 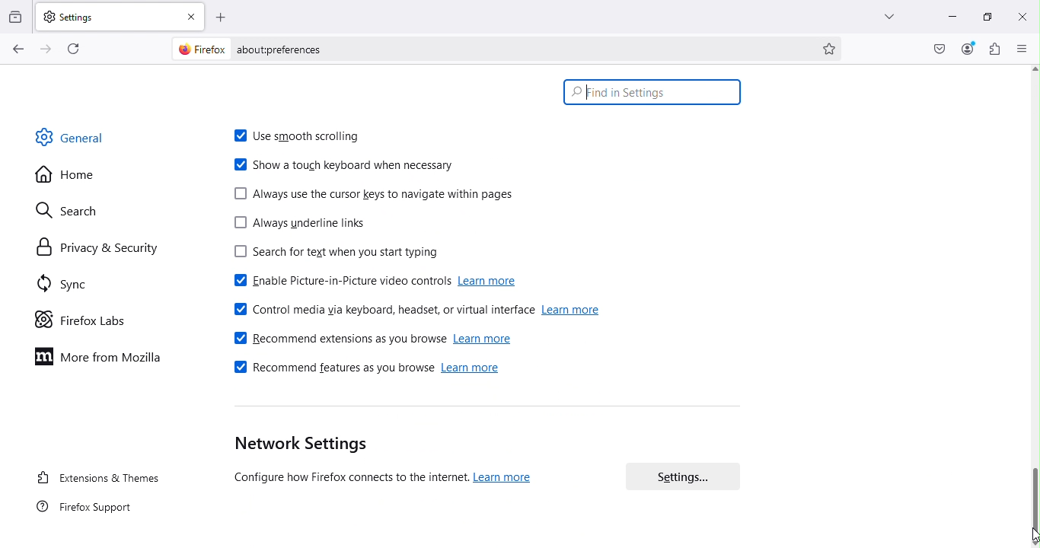 I want to click on View recent browsing across windows and devices, so click(x=16, y=14).